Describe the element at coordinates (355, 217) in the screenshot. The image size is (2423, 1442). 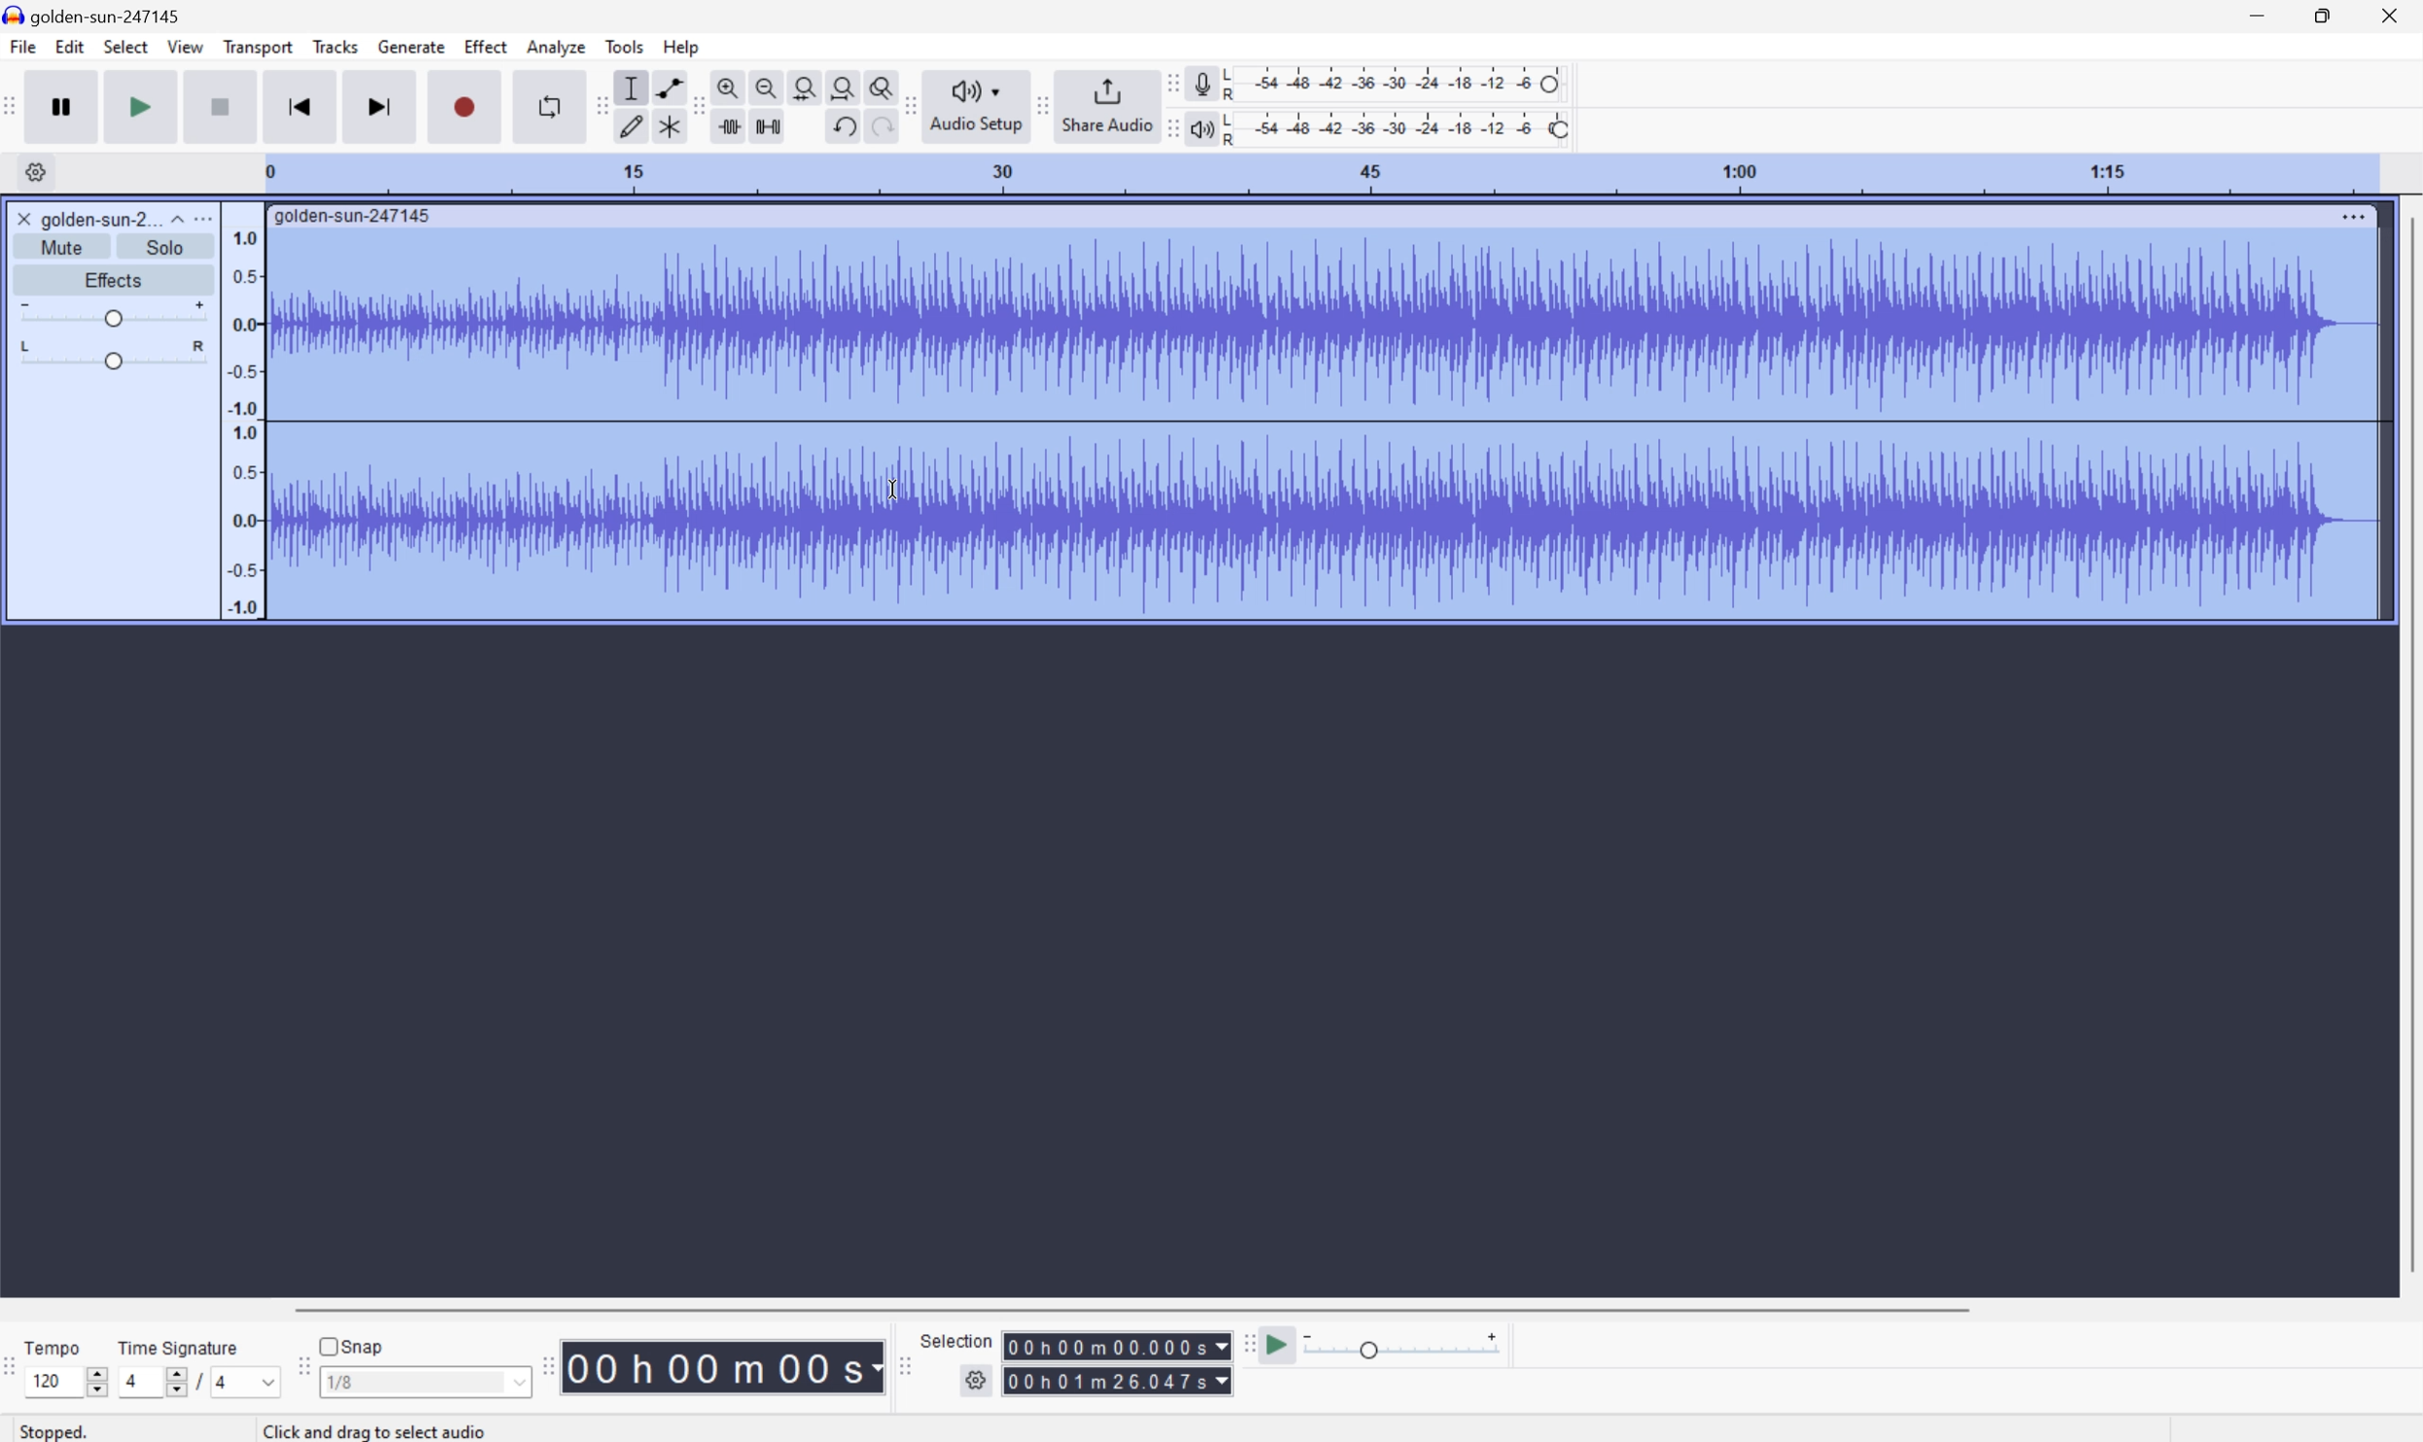
I see `golden-sun-247145` at that location.